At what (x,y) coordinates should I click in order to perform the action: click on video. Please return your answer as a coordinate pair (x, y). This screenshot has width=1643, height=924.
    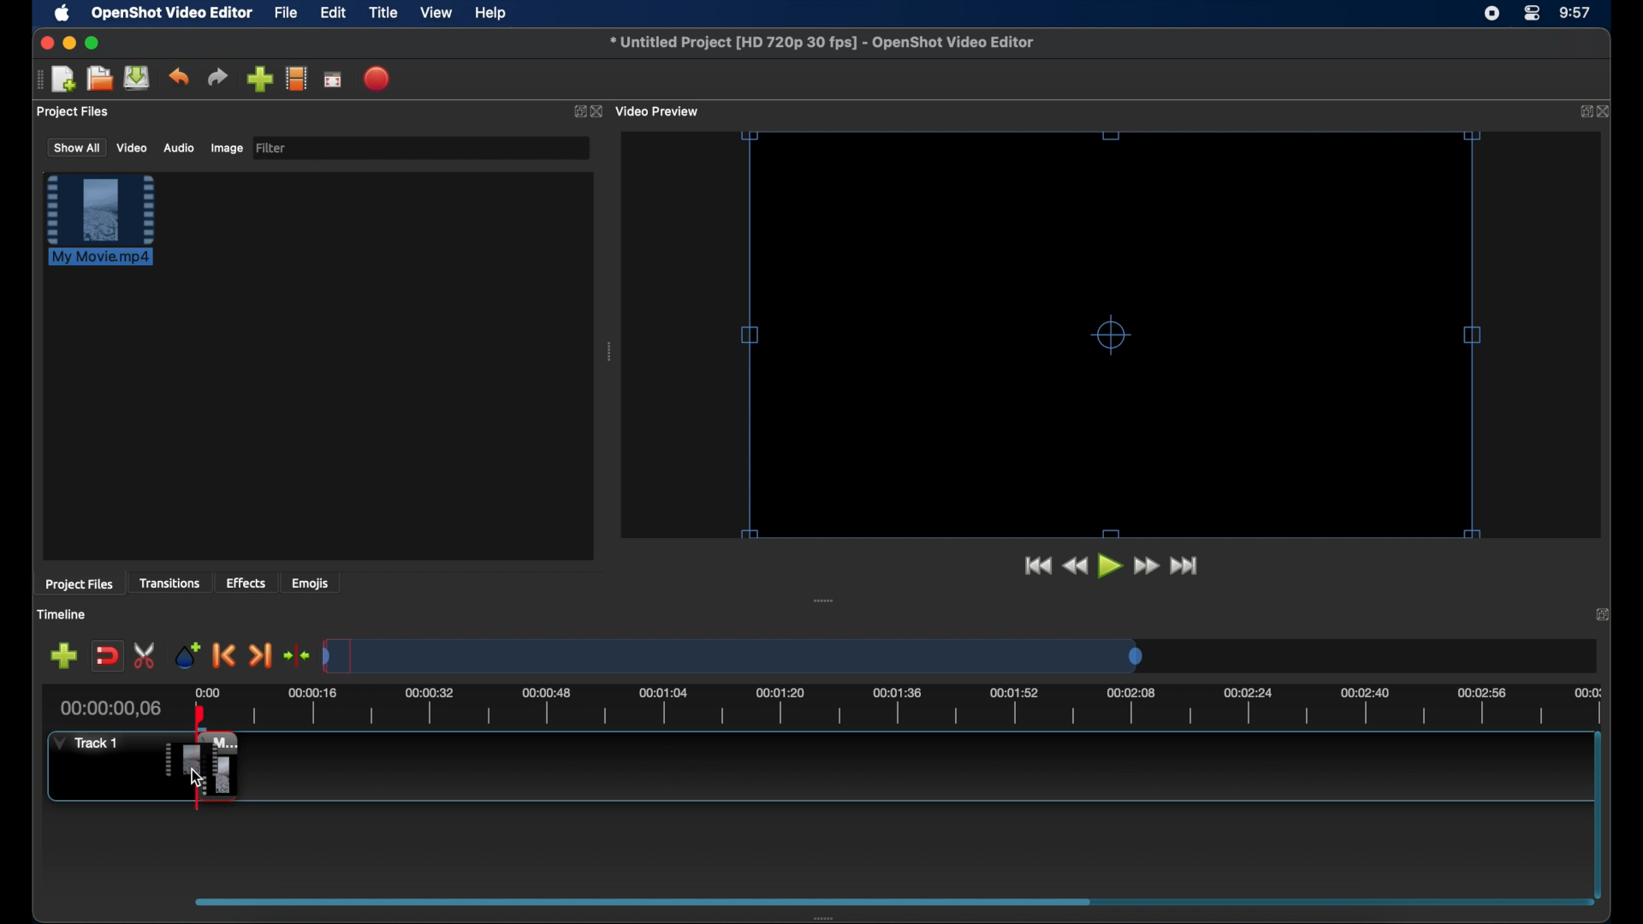
    Looking at the image, I should click on (133, 147).